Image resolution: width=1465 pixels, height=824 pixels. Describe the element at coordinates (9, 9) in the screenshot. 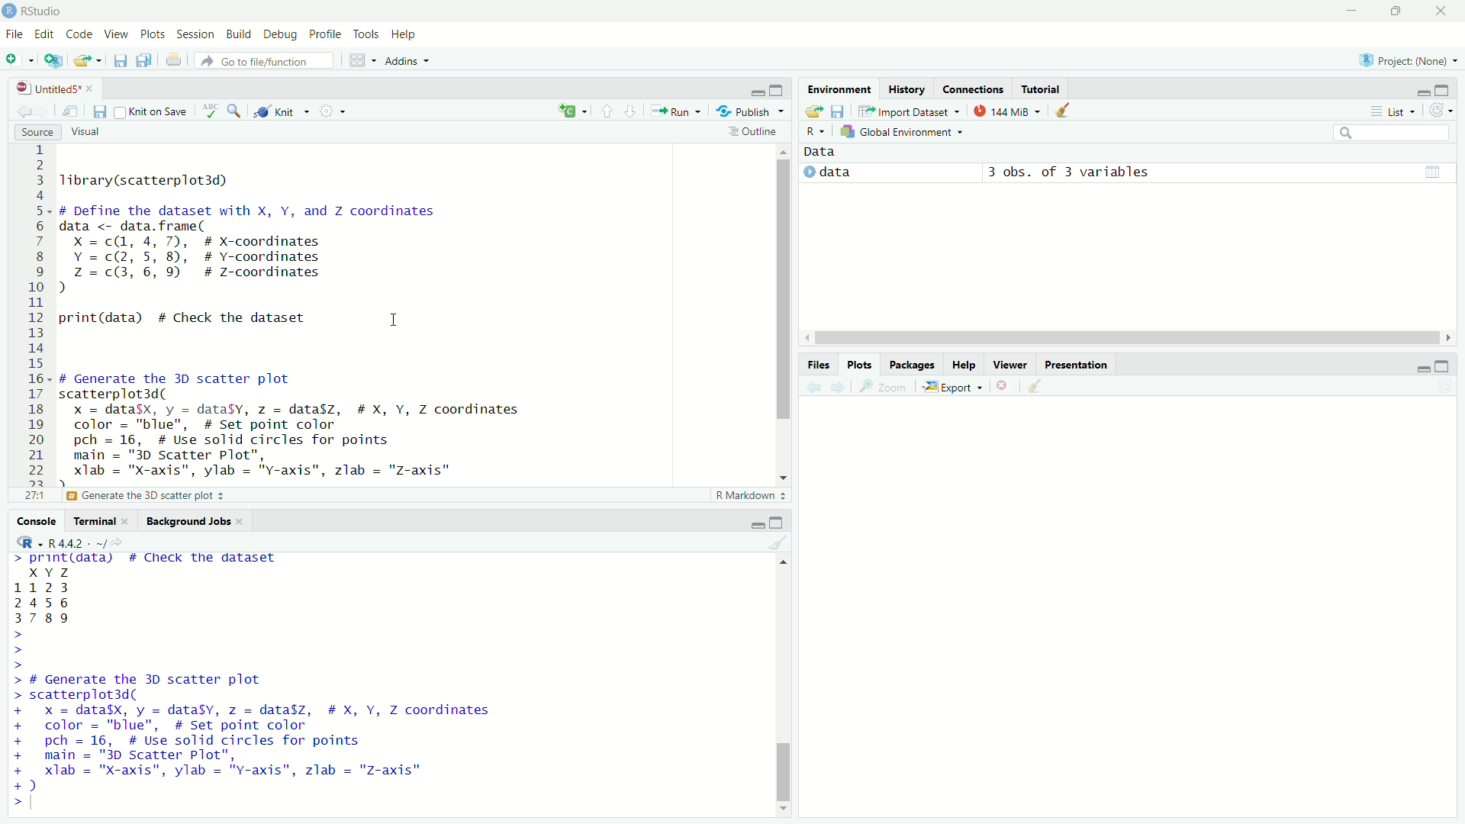

I see `logo` at that location.